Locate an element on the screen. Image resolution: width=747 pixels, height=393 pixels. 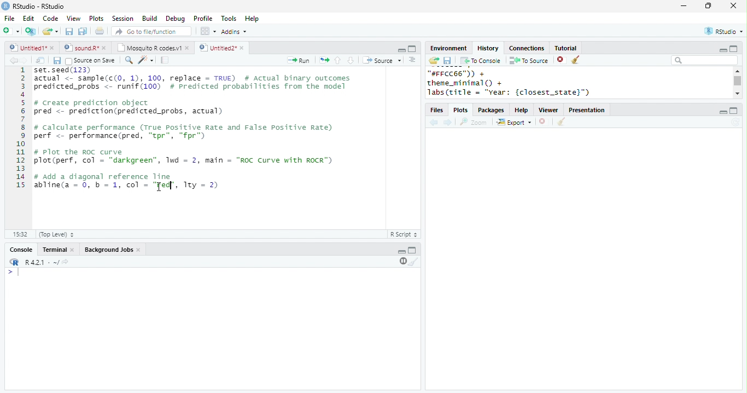
# Add a diagonal reference line
abline(a = 0, b = 1, col = "red", Try = 2) is located at coordinates (128, 181).